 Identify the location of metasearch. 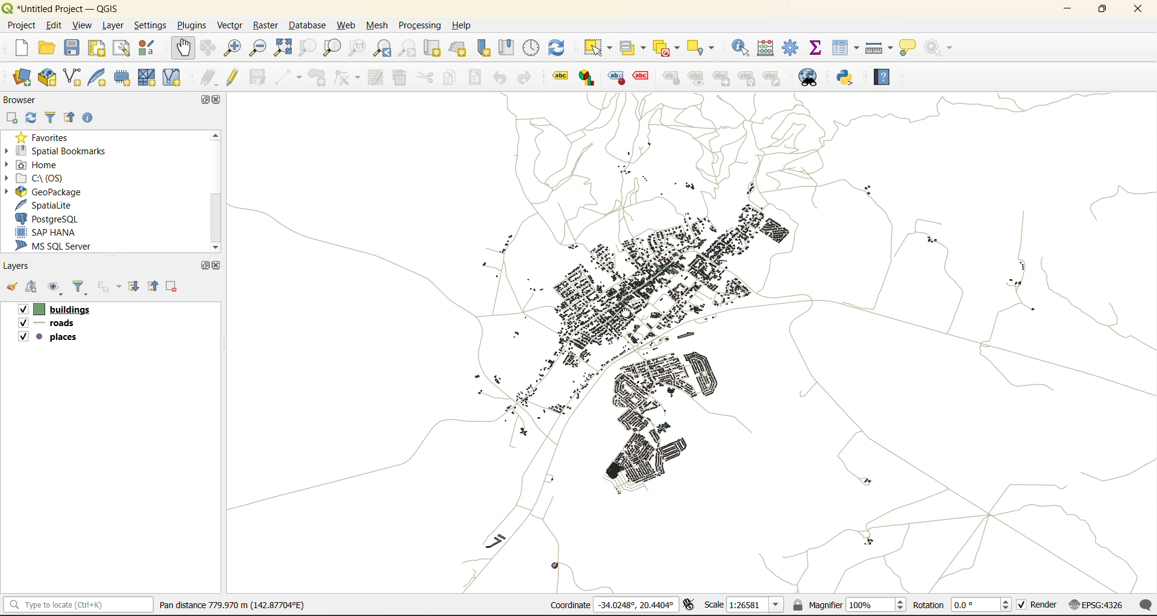
(808, 76).